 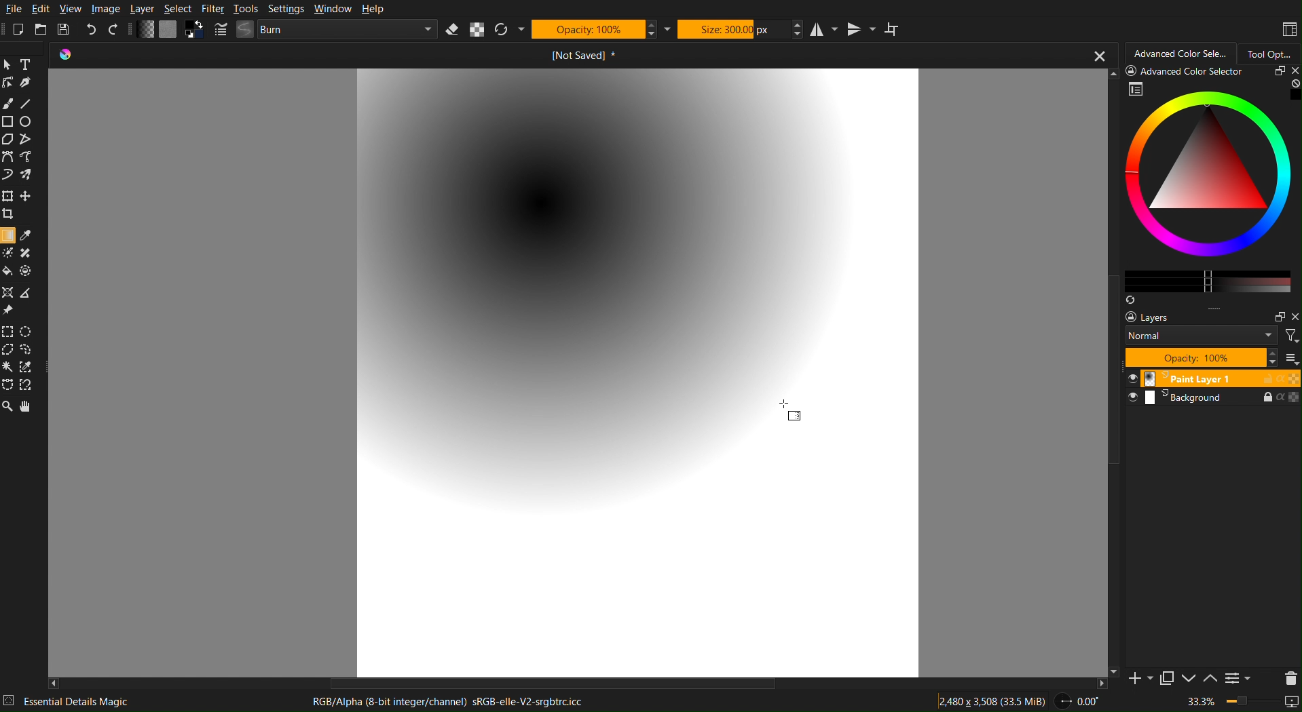 What do you see at coordinates (67, 31) in the screenshot?
I see `Save` at bounding box center [67, 31].